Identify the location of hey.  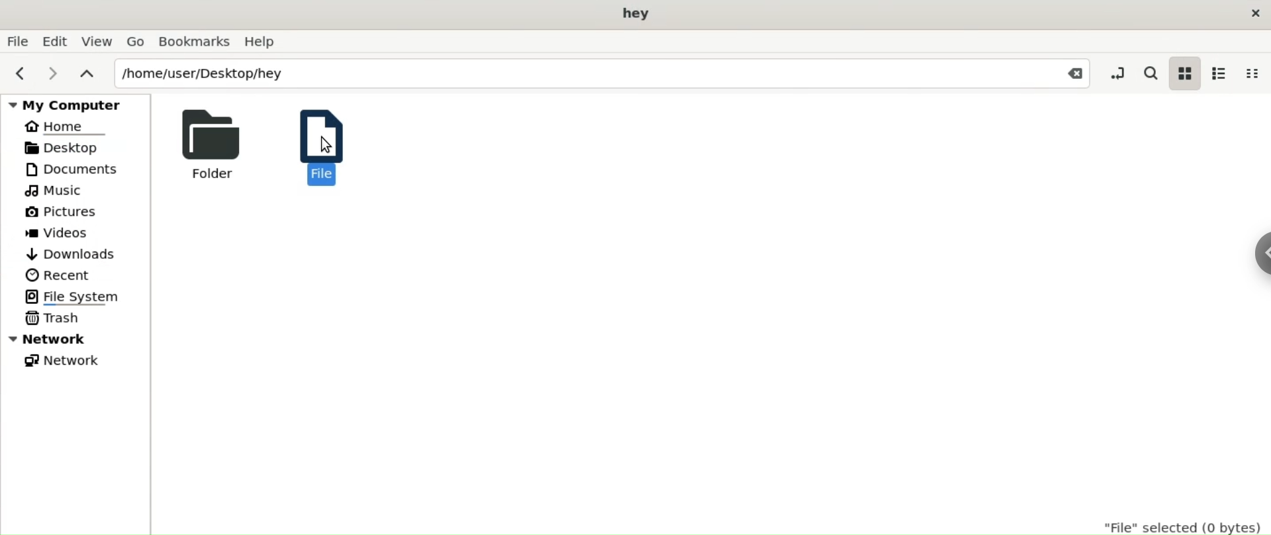
(630, 14).